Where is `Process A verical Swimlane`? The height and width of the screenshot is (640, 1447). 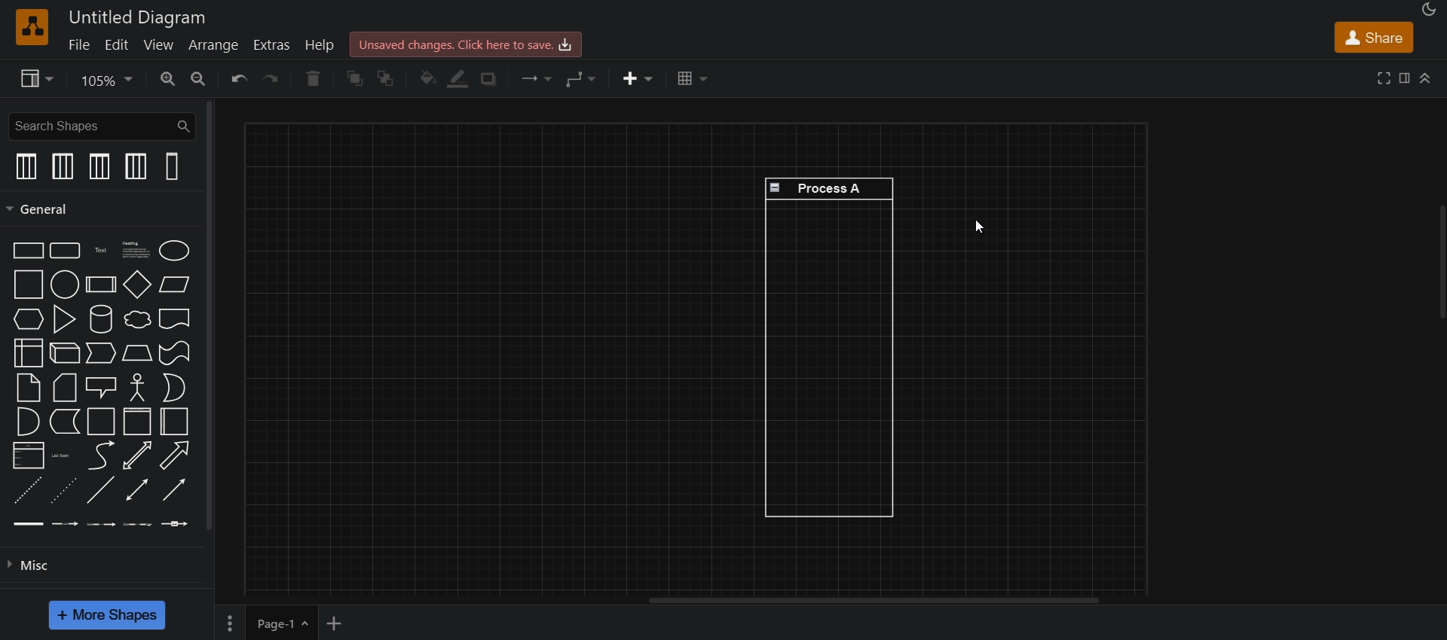 Process A verical Swimlane is located at coordinates (828, 339).